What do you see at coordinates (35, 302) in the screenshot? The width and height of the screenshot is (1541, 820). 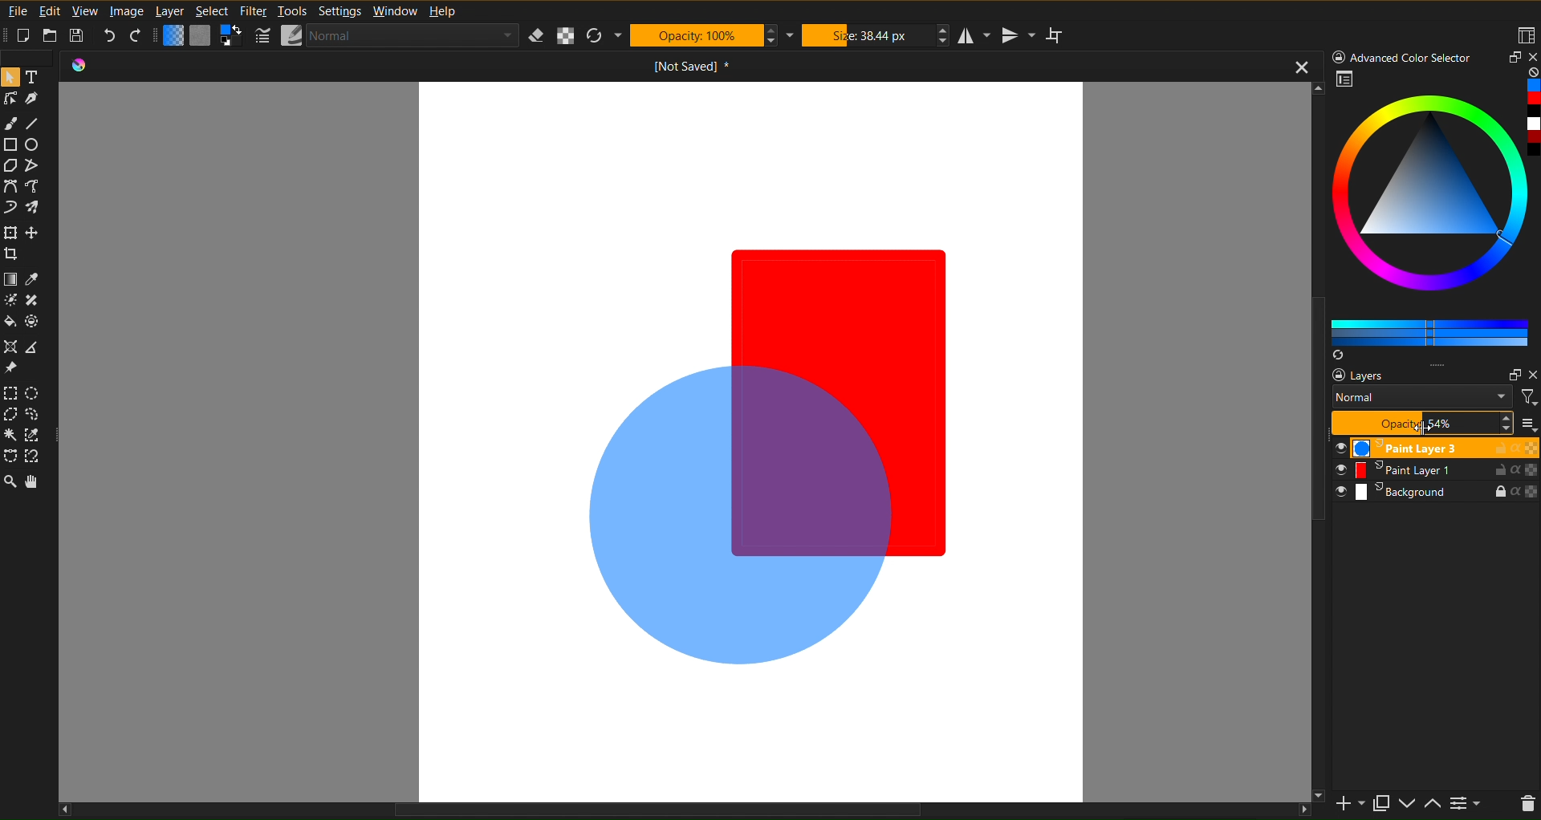 I see `Color Tool` at bounding box center [35, 302].